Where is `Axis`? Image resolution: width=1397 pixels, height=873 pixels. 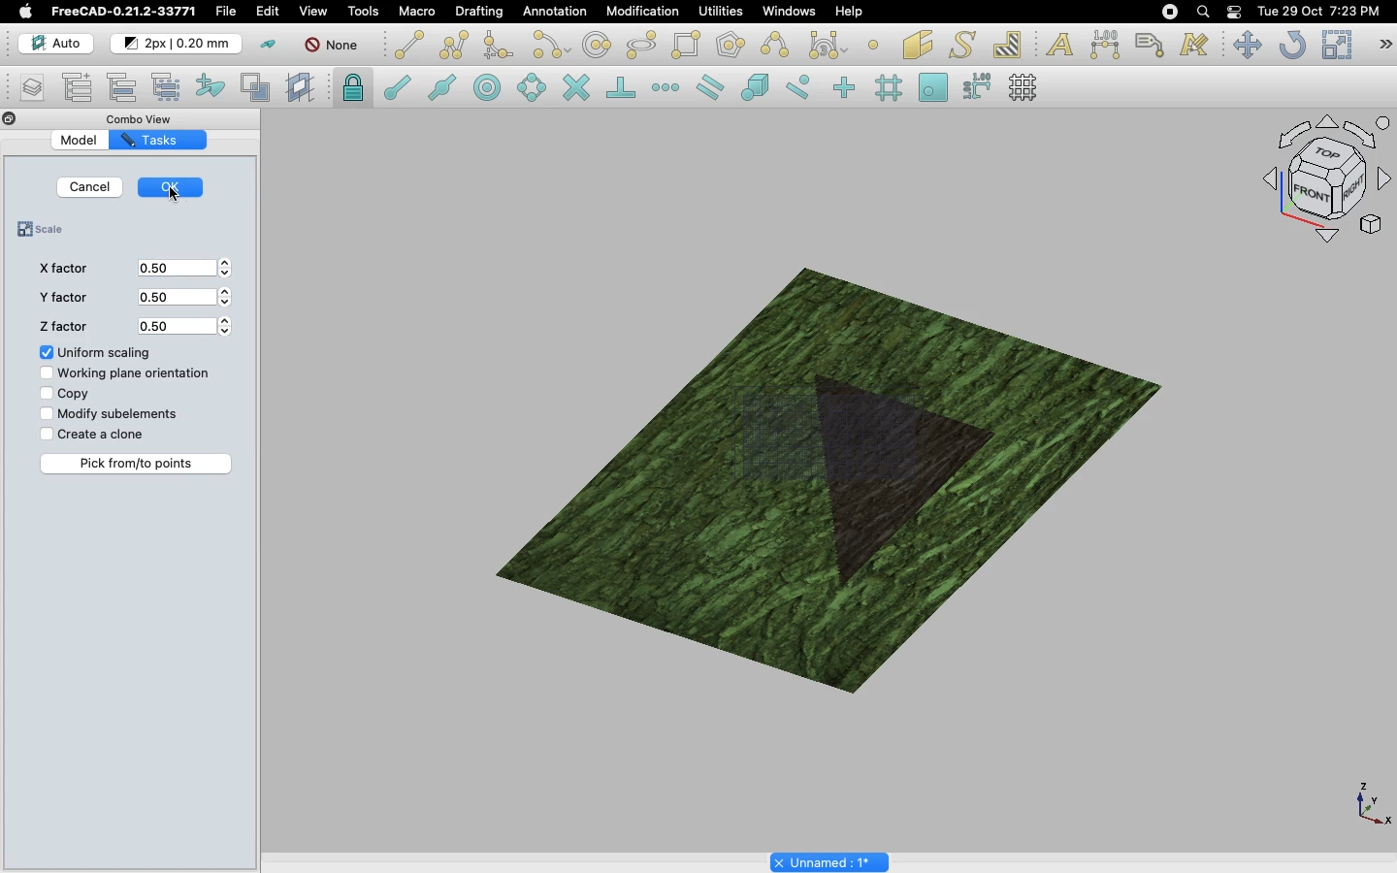 Axis is located at coordinates (1370, 803).